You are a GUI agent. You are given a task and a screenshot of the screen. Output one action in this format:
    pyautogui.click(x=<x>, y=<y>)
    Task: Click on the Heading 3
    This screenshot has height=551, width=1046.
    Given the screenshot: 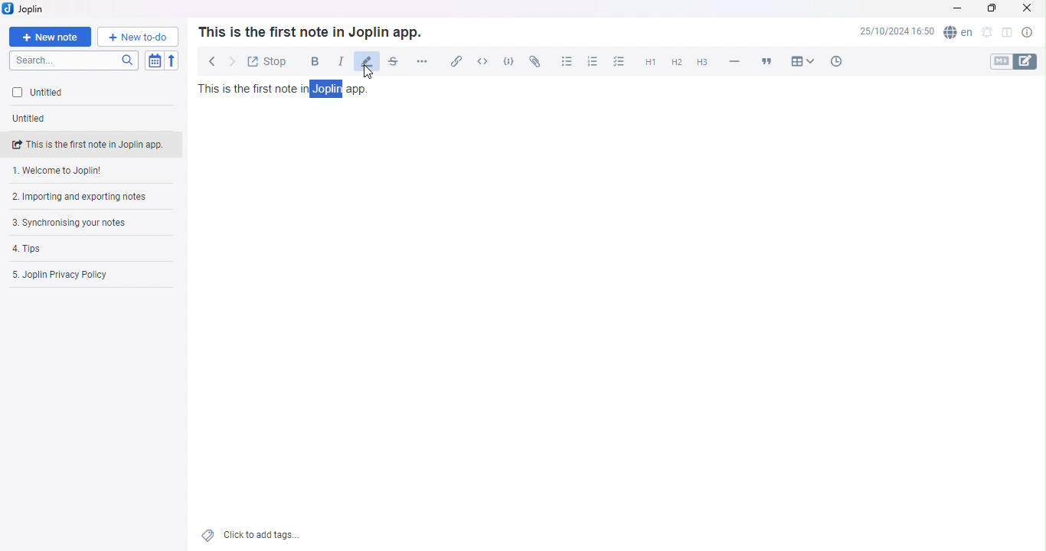 What is the action you would take?
    pyautogui.click(x=701, y=64)
    